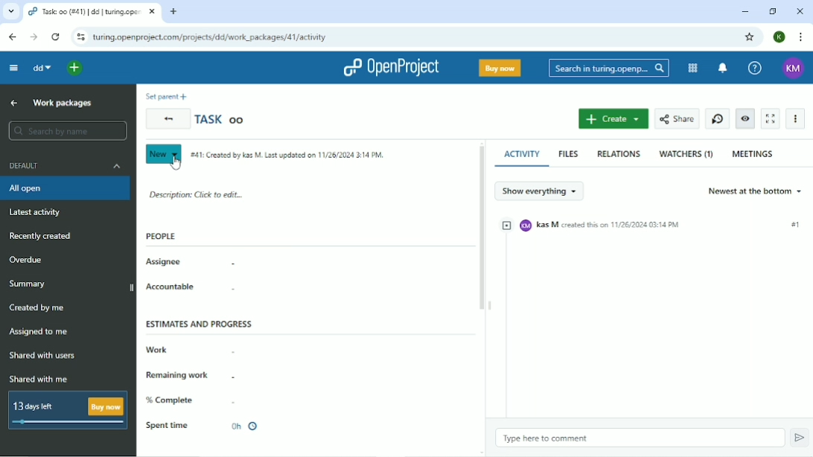 Image resolution: width=813 pixels, height=457 pixels. I want to click on Back, so click(13, 37).